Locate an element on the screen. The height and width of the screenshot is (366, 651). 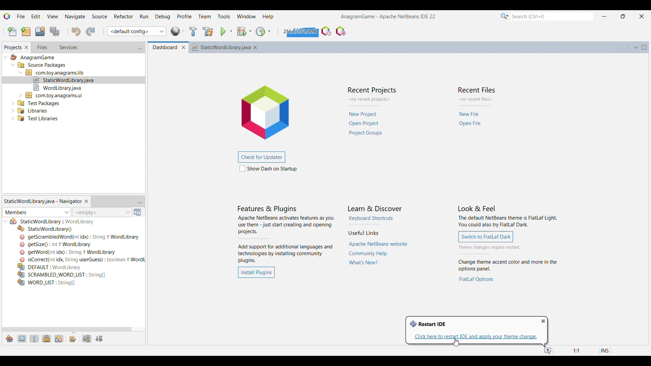
Run project options is located at coordinates (231, 31).